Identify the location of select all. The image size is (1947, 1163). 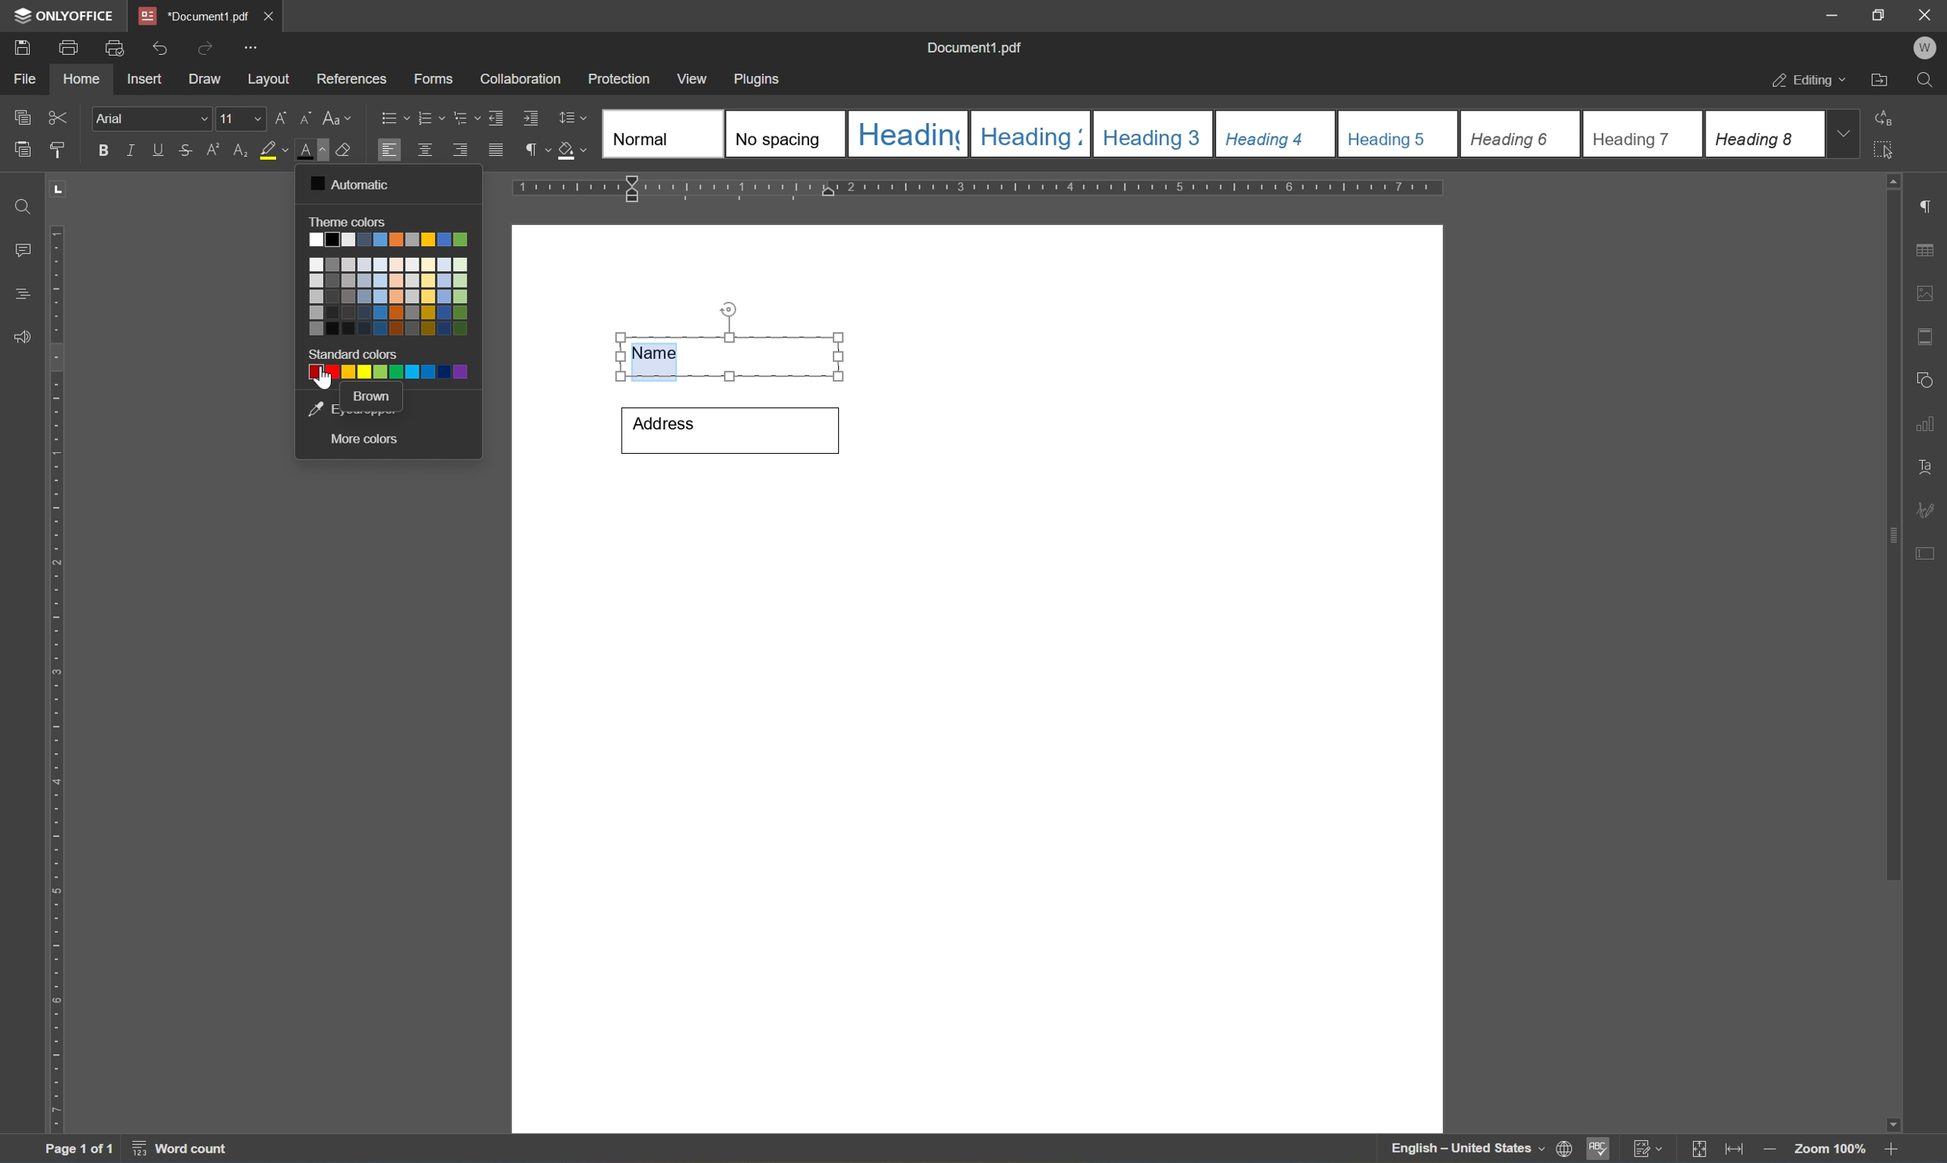
(1894, 154).